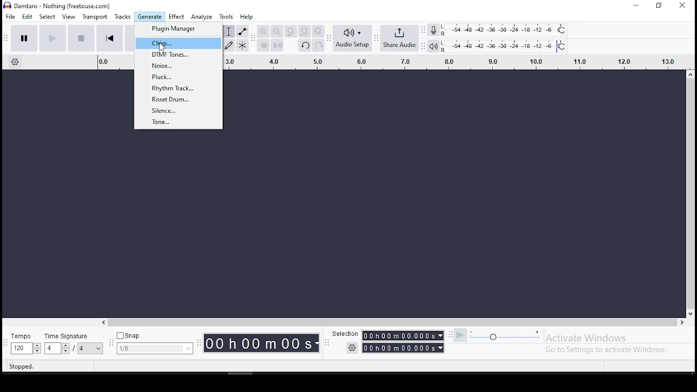  What do you see at coordinates (227, 17) in the screenshot?
I see `tools` at bounding box center [227, 17].